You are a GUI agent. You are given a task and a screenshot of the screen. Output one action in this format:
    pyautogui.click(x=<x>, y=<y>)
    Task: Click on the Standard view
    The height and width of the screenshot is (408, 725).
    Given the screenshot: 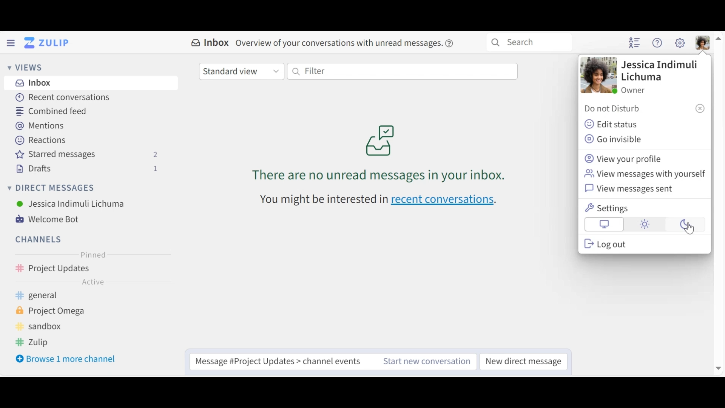 What is the action you would take?
    pyautogui.click(x=242, y=72)
    